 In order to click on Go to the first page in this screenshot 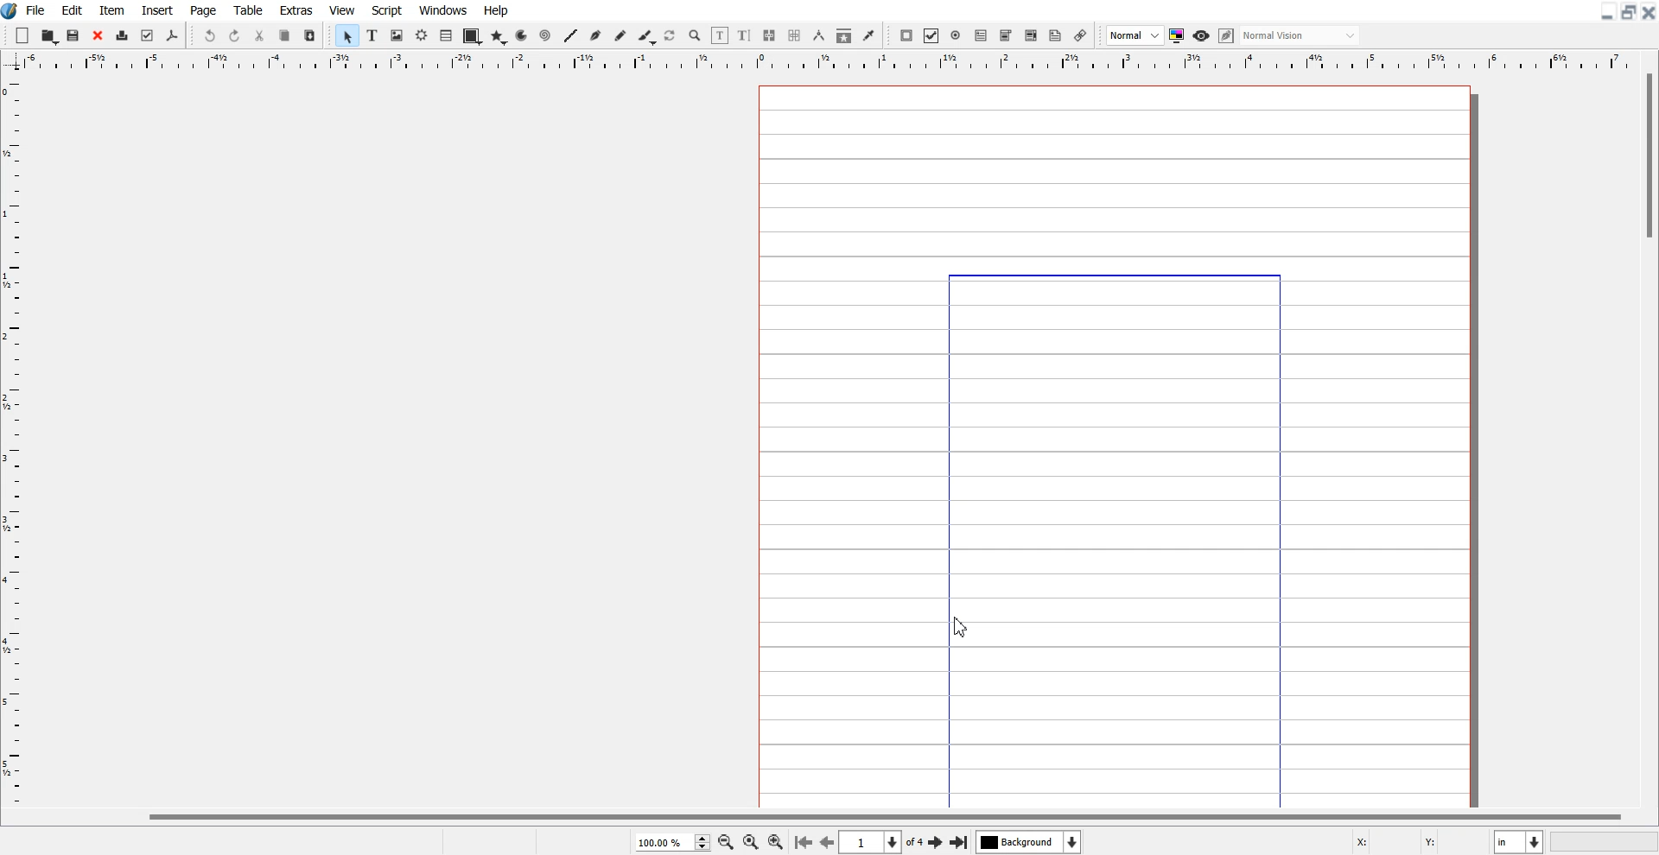, I will do `click(961, 842)`.